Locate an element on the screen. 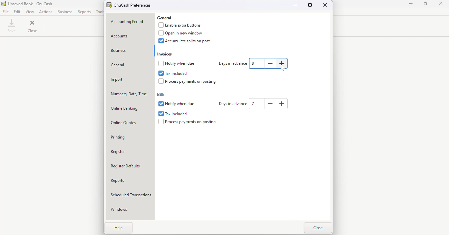 This screenshot has height=235, width=449. Accounts is located at coordinates (130, 36).